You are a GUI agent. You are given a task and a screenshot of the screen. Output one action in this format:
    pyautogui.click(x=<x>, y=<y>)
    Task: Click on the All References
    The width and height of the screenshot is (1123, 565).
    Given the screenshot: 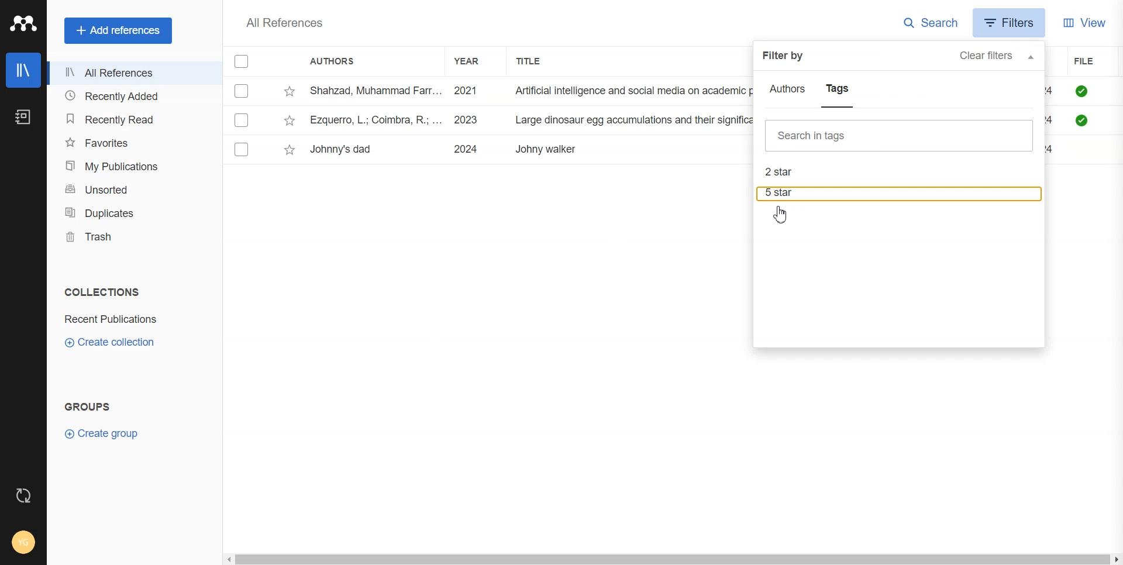 What is the action you would take?
    pyautogui.click(x=130, y=73)
    